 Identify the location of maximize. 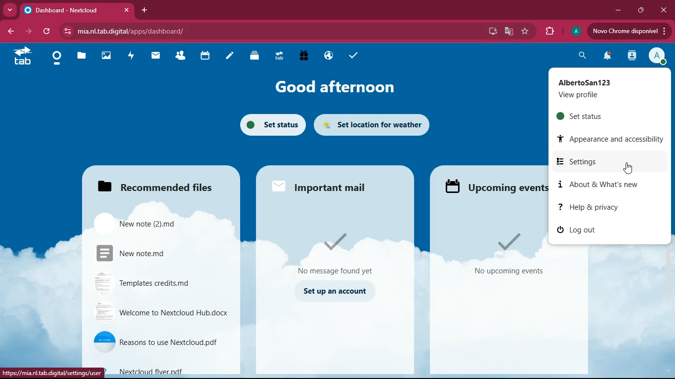
(642, 10).